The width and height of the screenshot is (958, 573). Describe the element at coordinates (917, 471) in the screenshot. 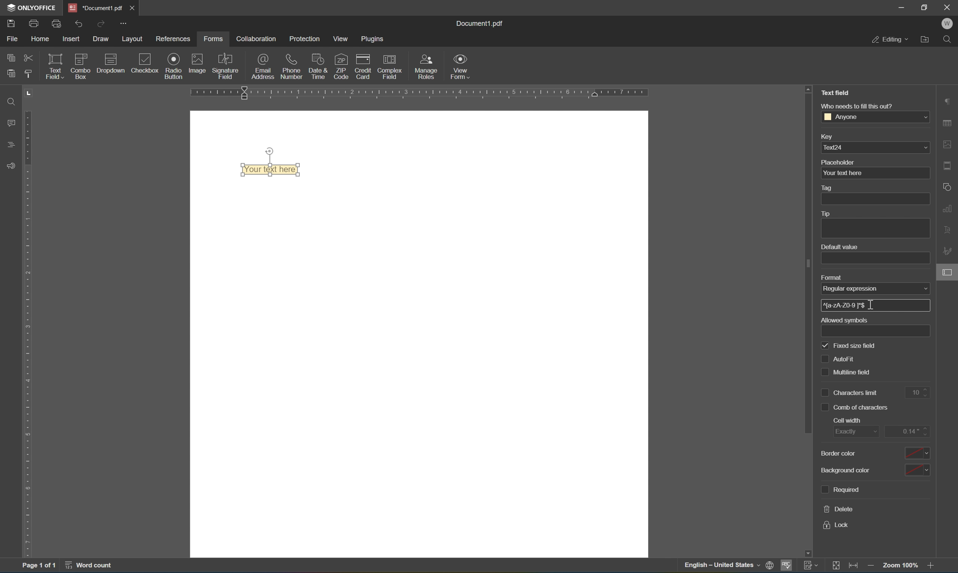

I see `select background color` at that location.